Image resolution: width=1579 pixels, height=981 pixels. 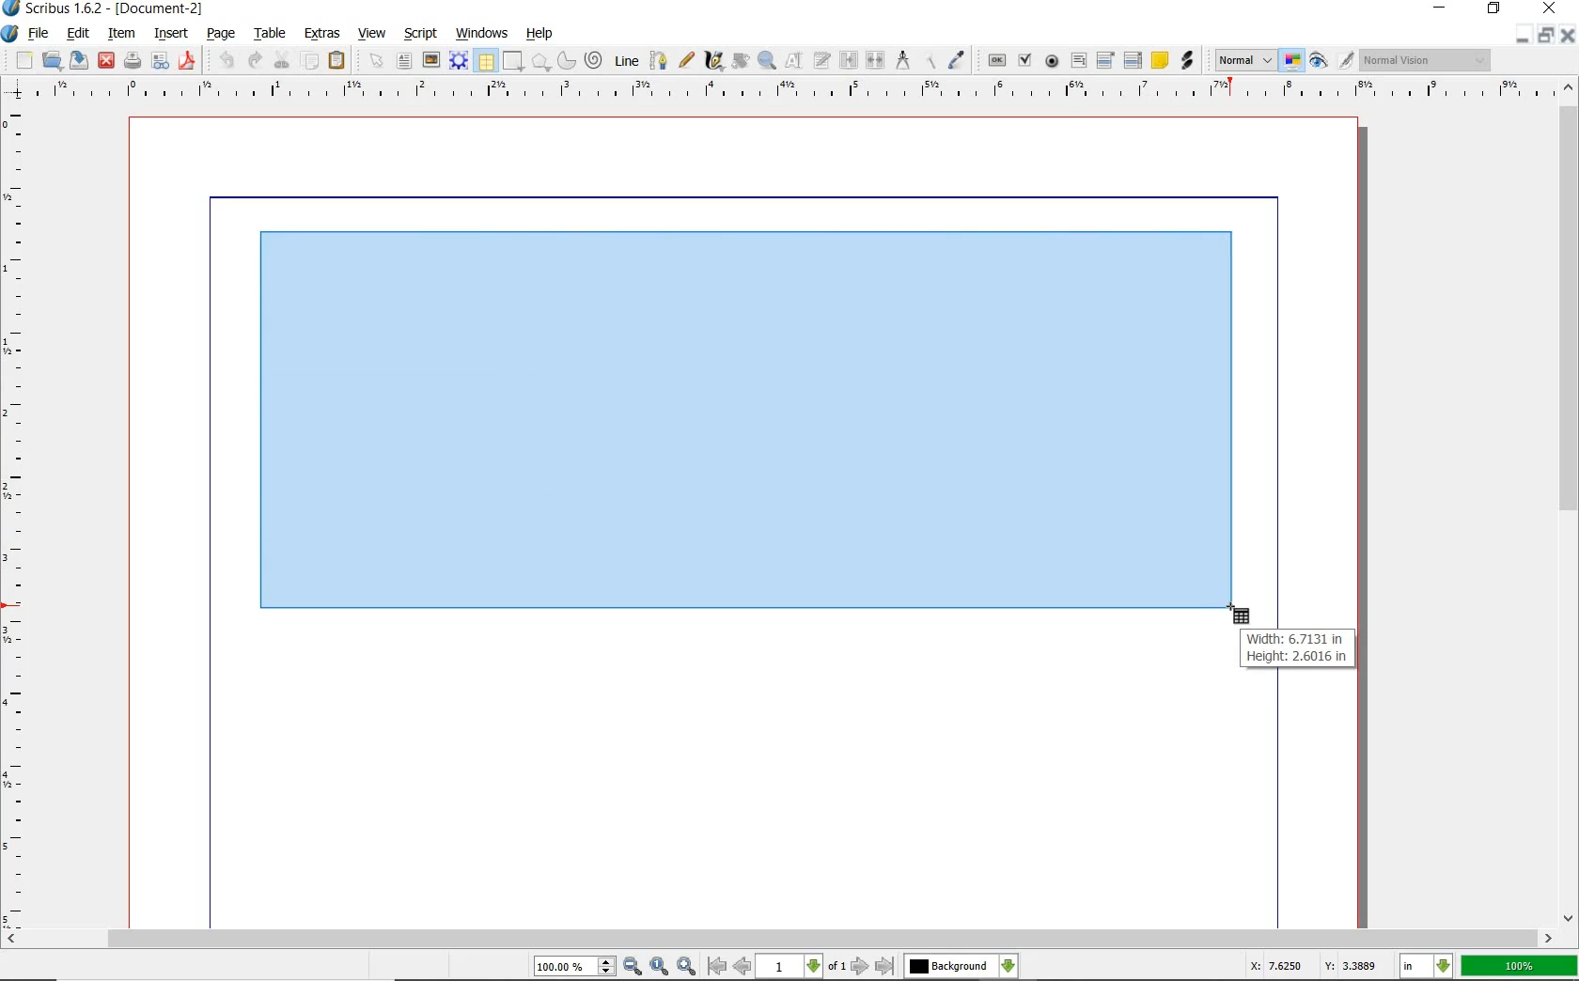 What do you see at coordinates (903, 61) in the screenshot?
I see `measurements` at bounding box center [903, 61].